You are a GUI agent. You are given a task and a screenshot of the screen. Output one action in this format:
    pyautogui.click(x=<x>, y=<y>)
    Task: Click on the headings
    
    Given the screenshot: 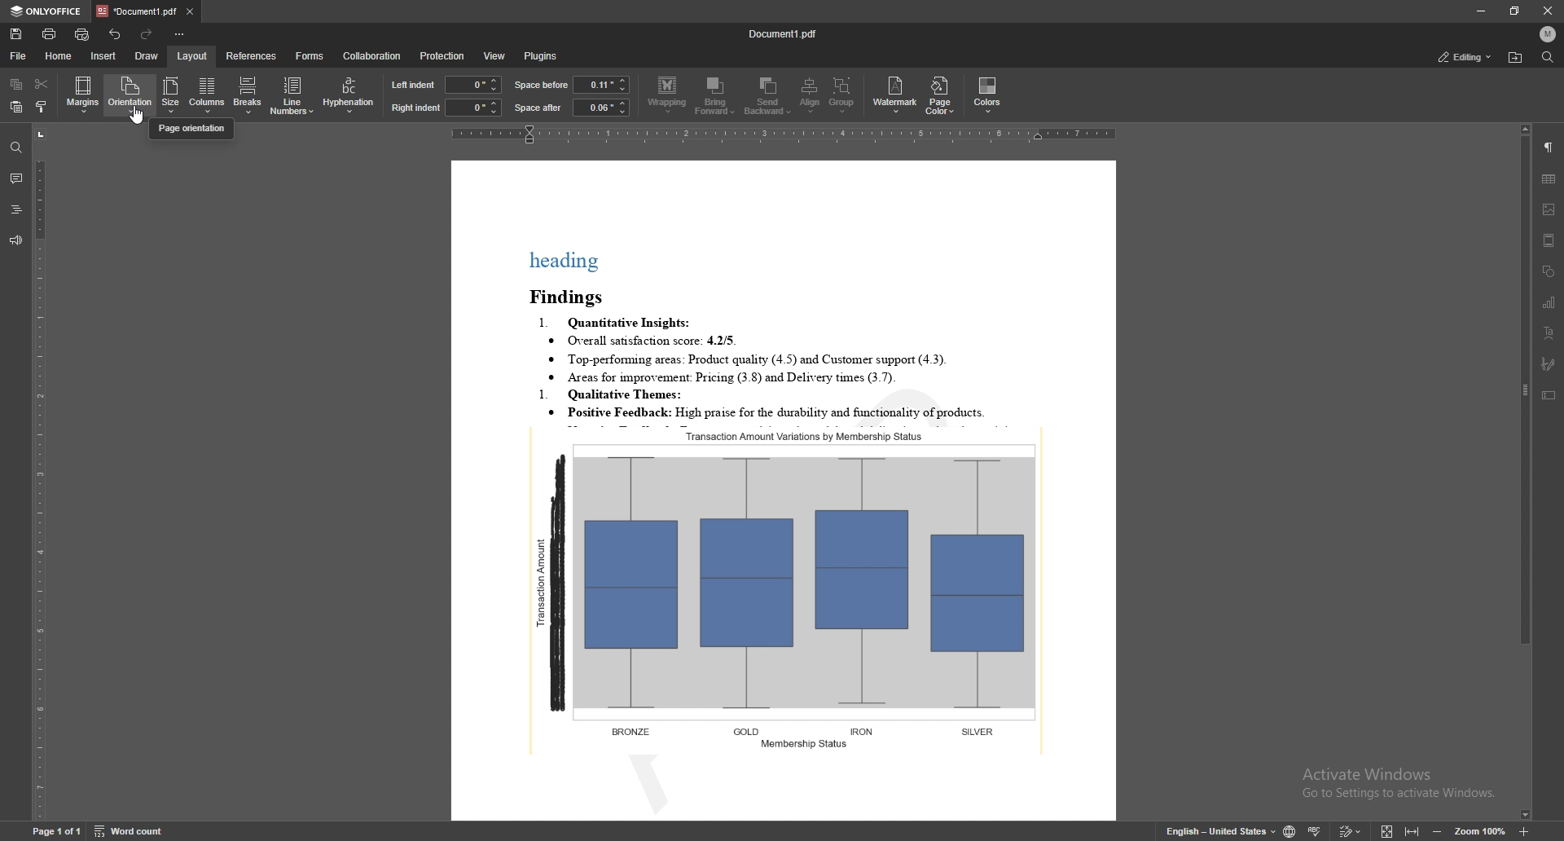 What is the action you would take?
    pyautogui.click(x=15, y=209)
    